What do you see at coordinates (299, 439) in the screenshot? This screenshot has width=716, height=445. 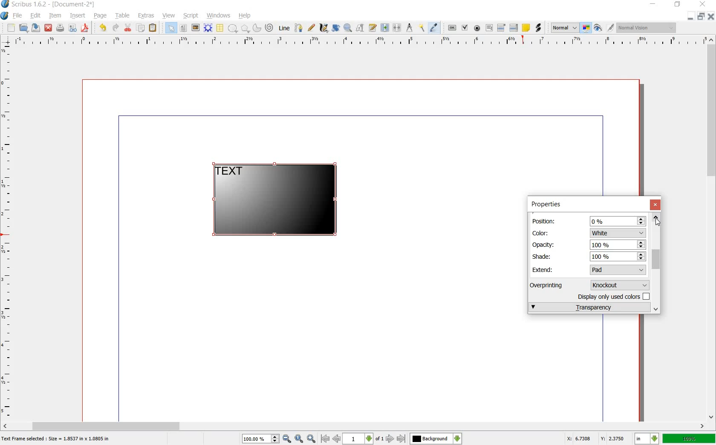 I see `zoom to` at bounding box center [299, 439].